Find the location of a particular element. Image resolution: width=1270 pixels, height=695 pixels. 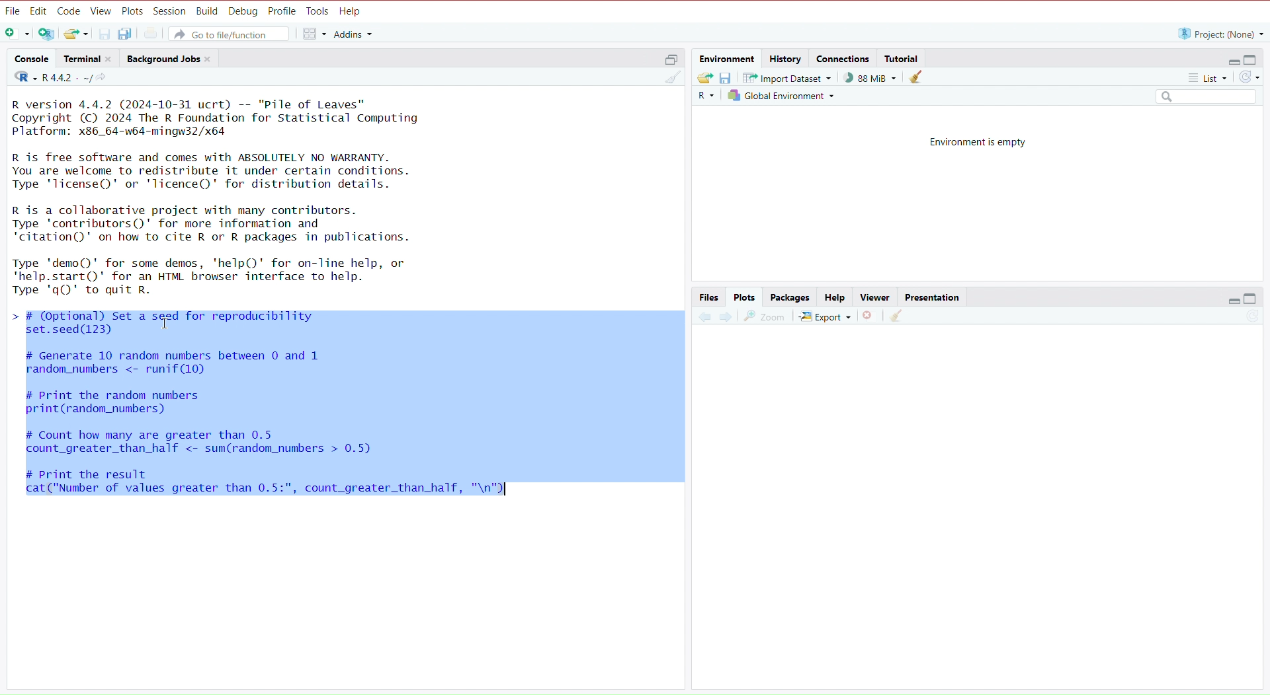

Open new project is located at coordinates (45, 34).